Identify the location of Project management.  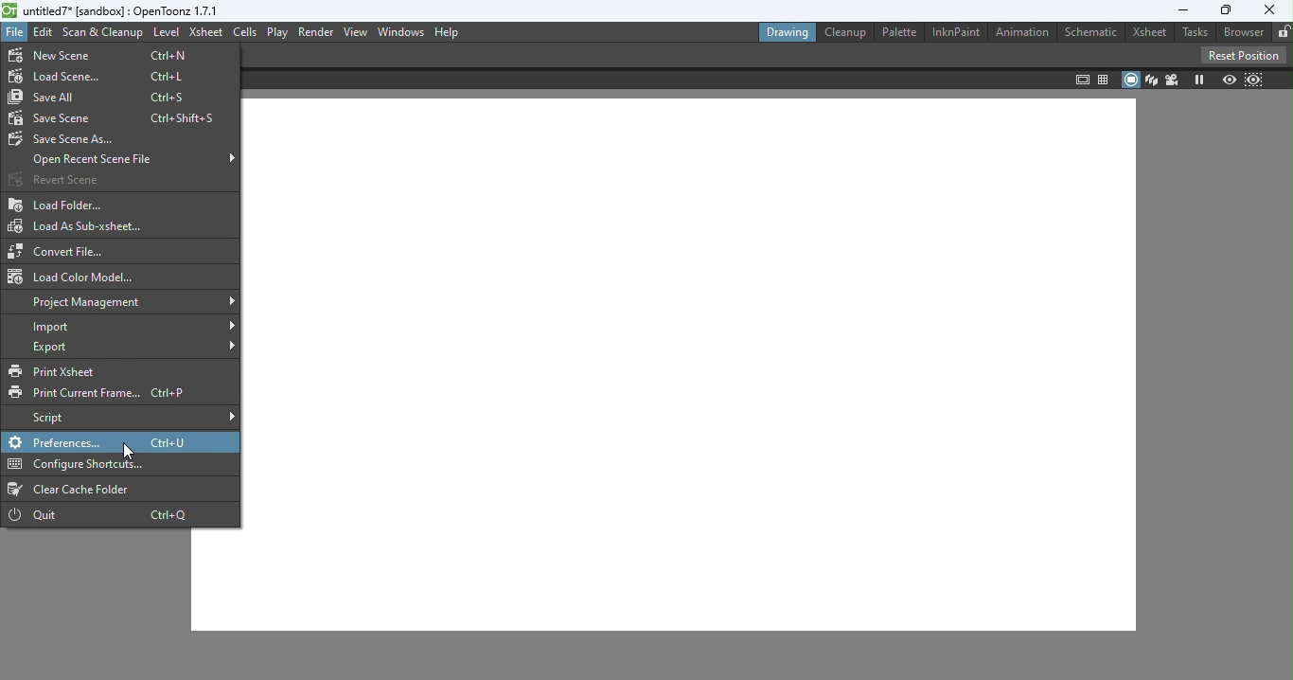
(125, 302).